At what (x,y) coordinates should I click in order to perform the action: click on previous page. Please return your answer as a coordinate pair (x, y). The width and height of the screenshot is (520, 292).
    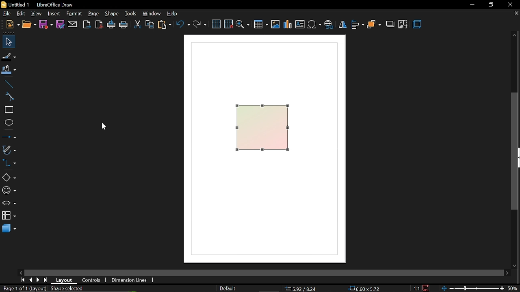
    Looking at the image, I should click on (30, 279).